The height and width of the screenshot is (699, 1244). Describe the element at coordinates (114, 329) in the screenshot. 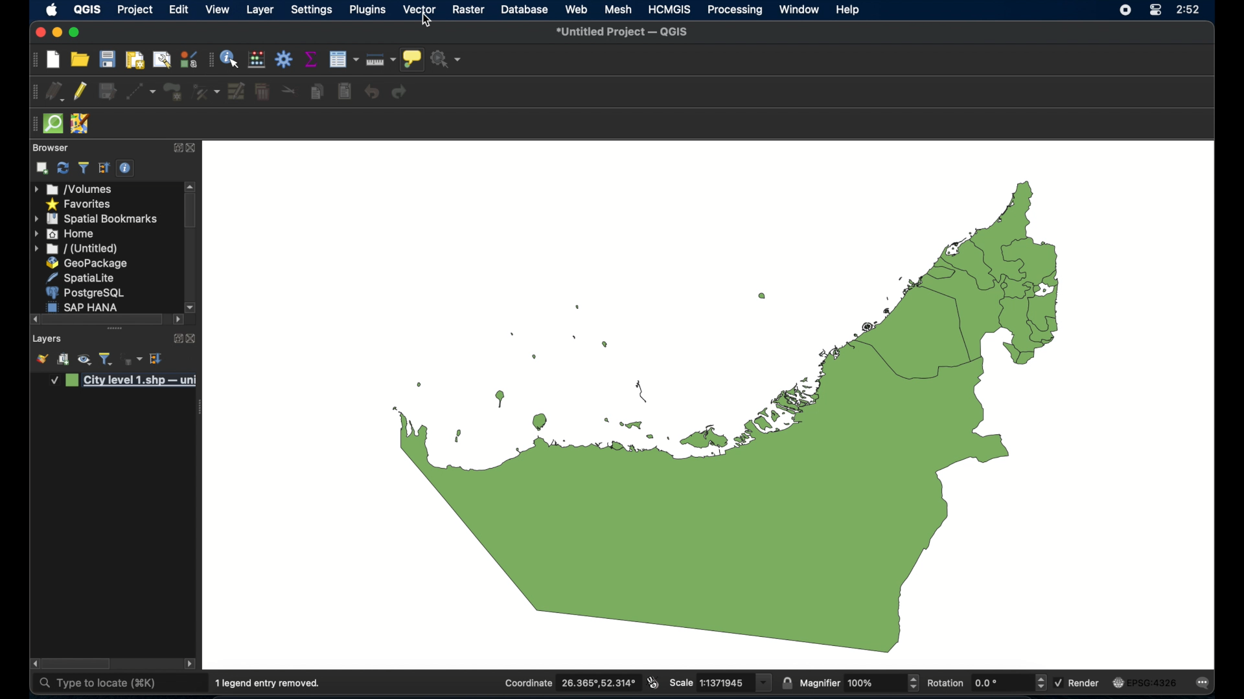

I see `drag handle` at that location.